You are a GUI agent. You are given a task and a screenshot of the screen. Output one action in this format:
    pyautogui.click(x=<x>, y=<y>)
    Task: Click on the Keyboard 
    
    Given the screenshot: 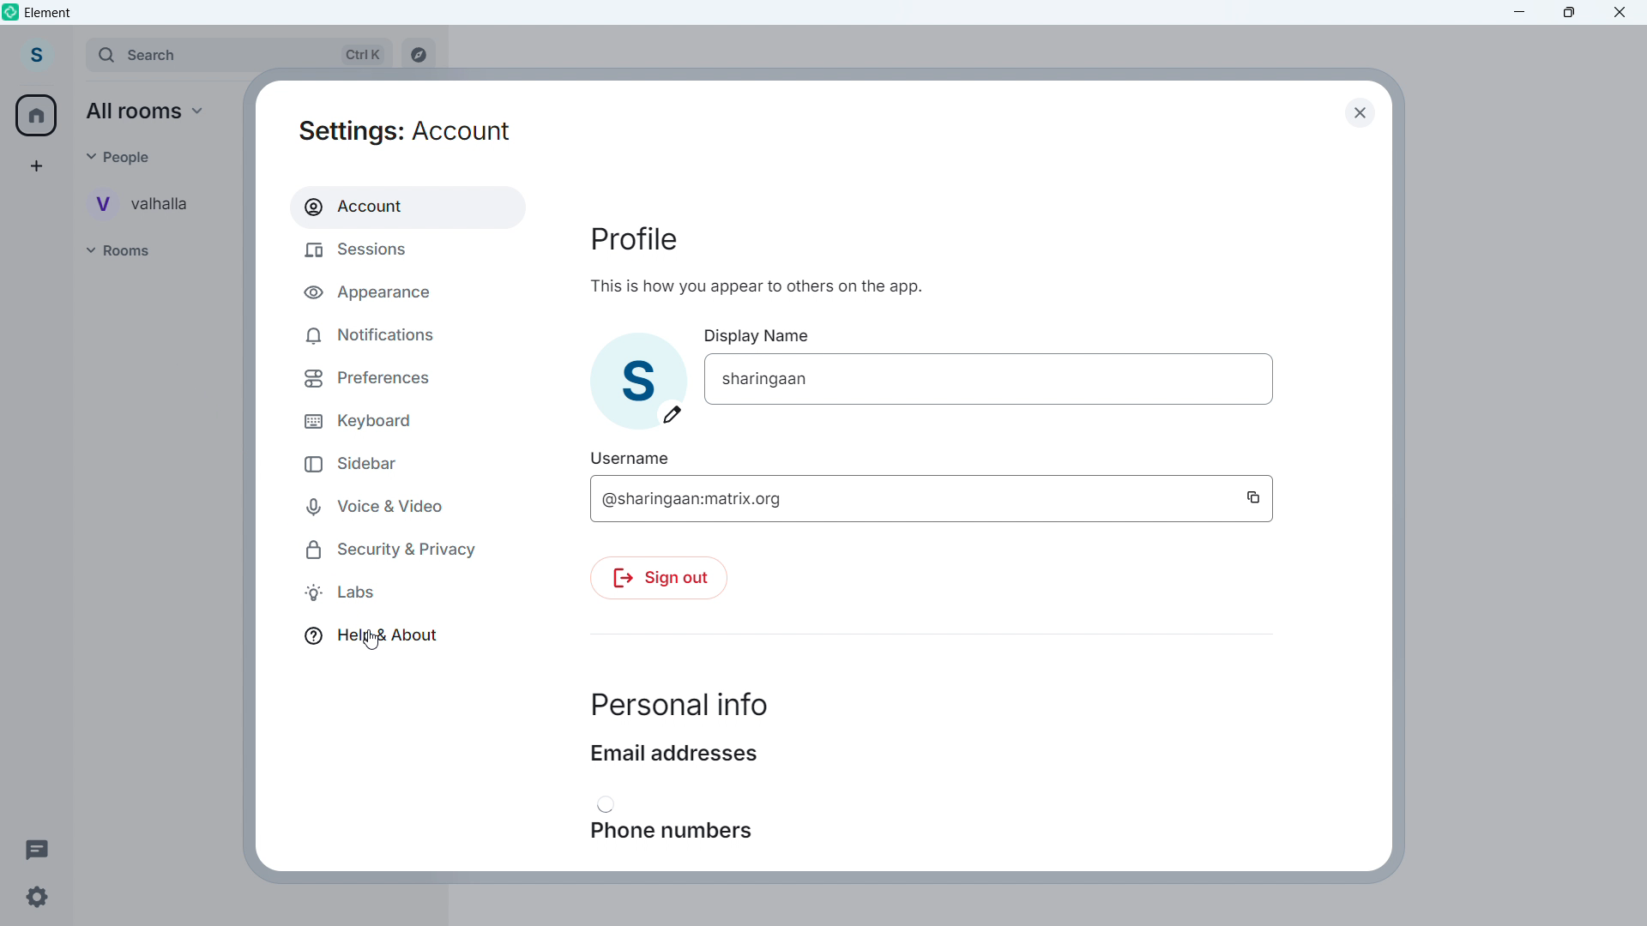 What is the action you would take?
    pyautogui.click(x=359, y=420)
    